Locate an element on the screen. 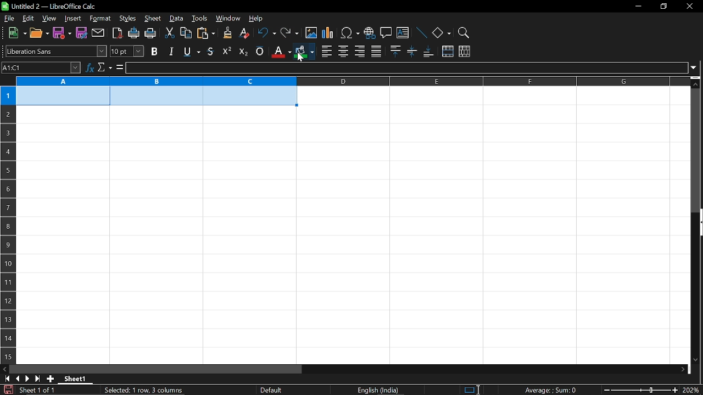 The height and width of the screenshot is (395, 703). text color is located at coordinates (280, 52).